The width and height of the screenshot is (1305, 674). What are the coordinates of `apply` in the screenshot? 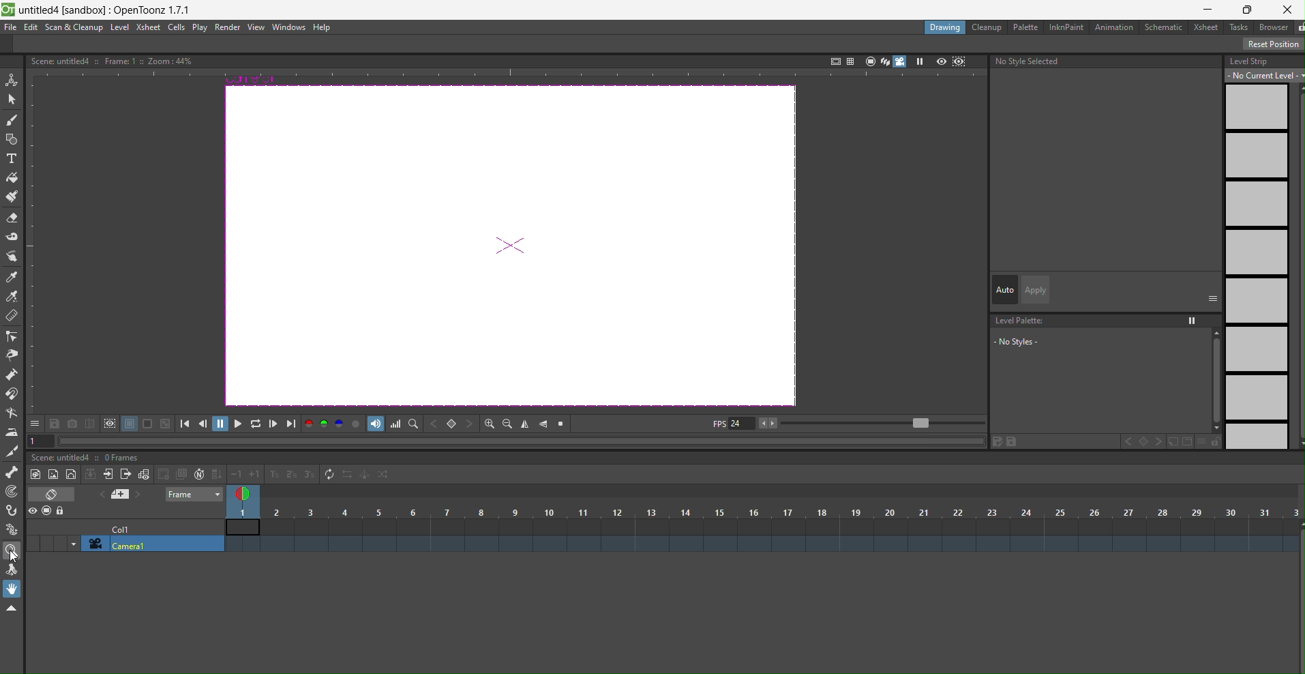 It's located at (1034, 289).